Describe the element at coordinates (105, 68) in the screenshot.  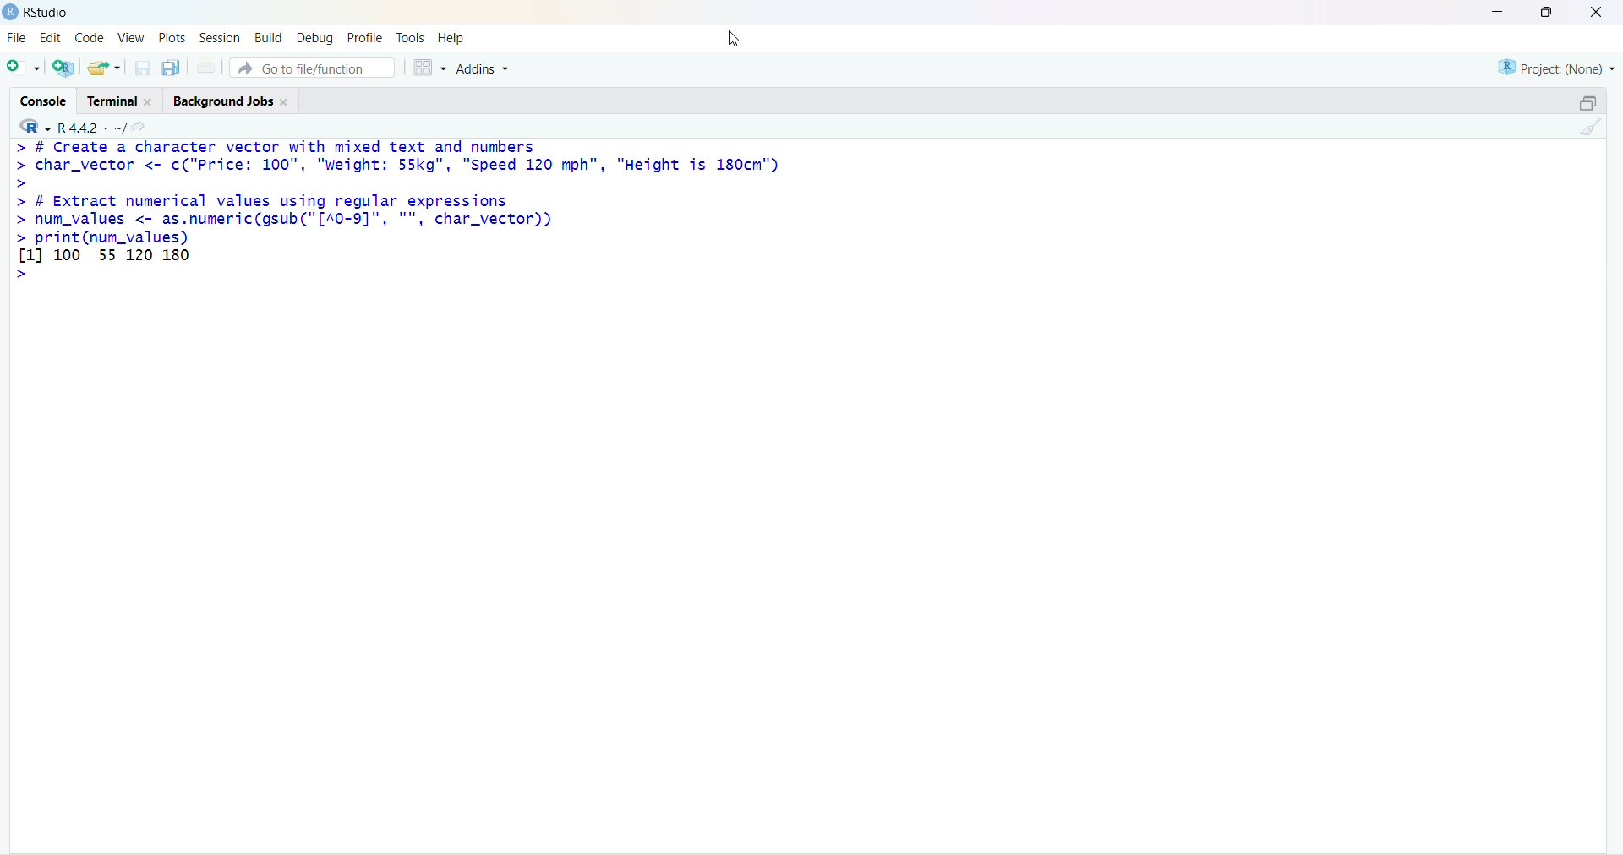
I see `share as` at that location.